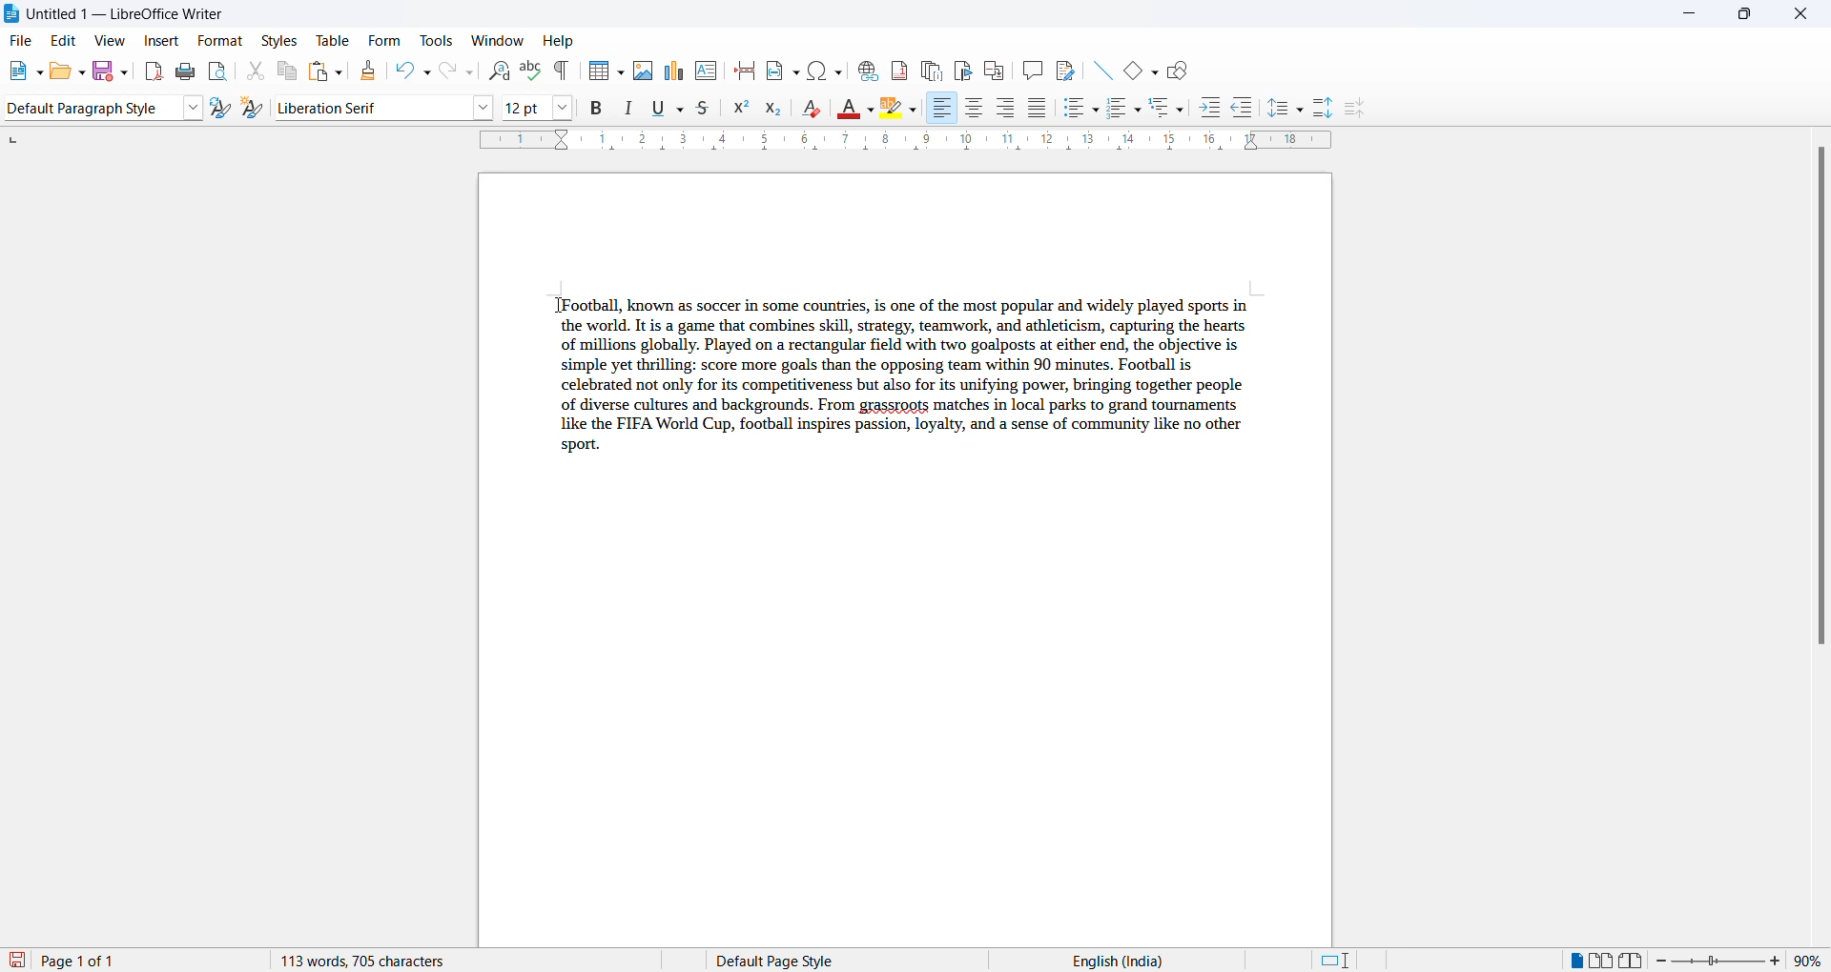 Image resolution: width=1831 pixels, height=972 pixels. Describe the element at coordinates (704, 108) in the screenshot. I see `strike through` at that location.